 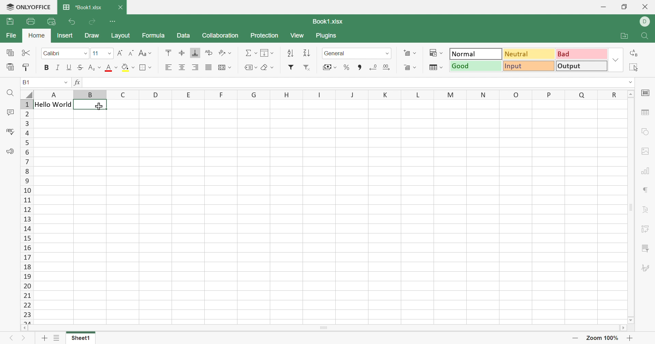 What do you see at coordinates (43, 338) in the screenshot?
I see `Add sheet` at bounding box center [43, 338].